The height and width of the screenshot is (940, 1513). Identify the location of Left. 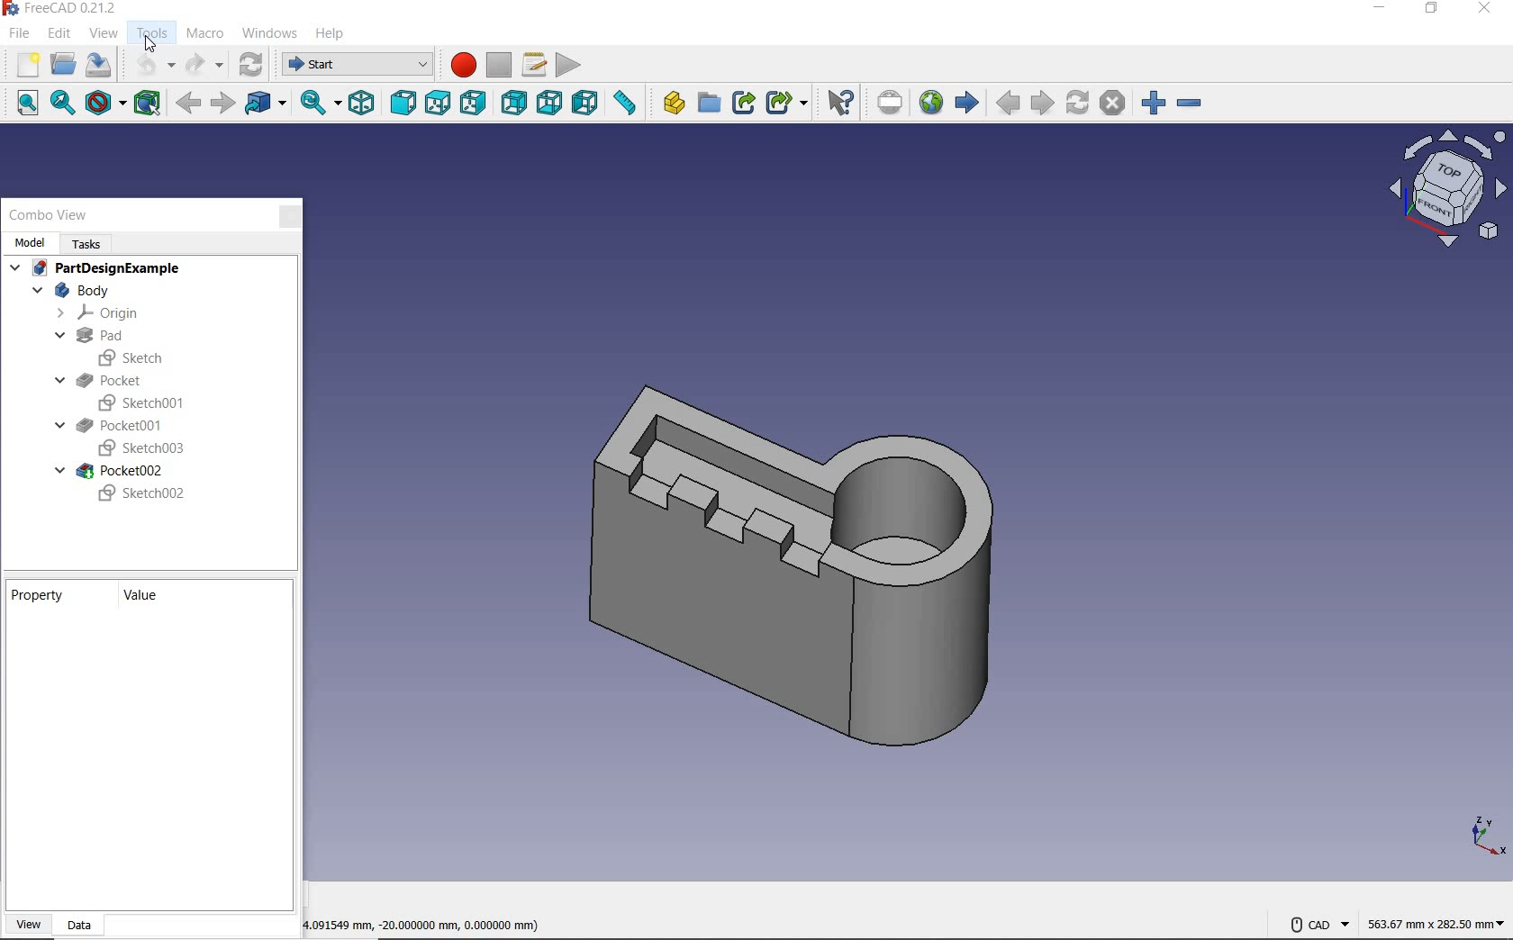
(584, 104).